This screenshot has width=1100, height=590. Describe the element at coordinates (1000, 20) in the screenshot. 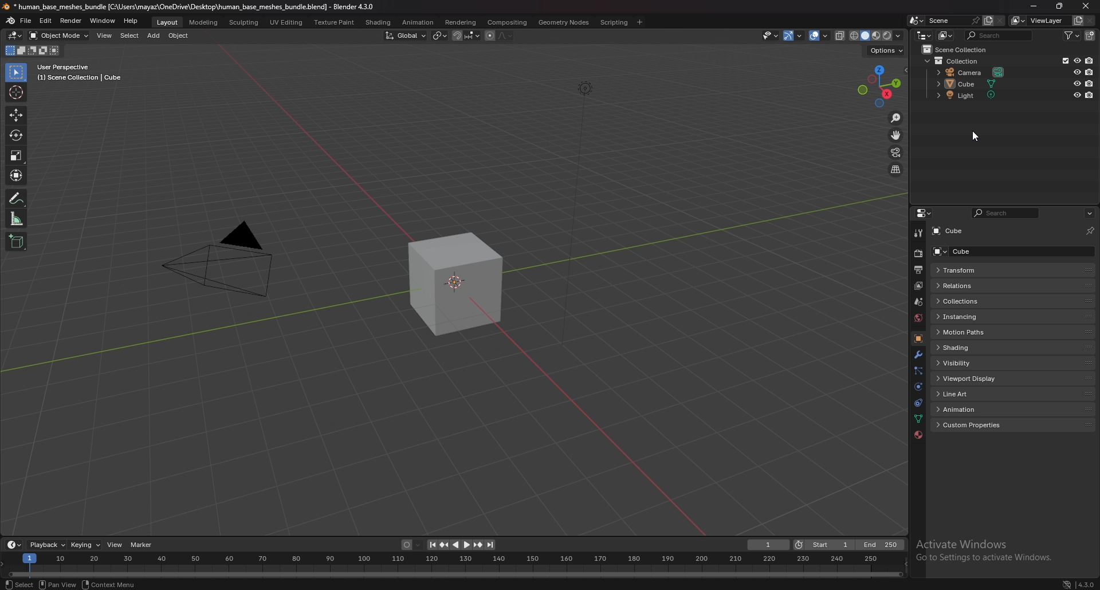

I see `delete scene` at that location.